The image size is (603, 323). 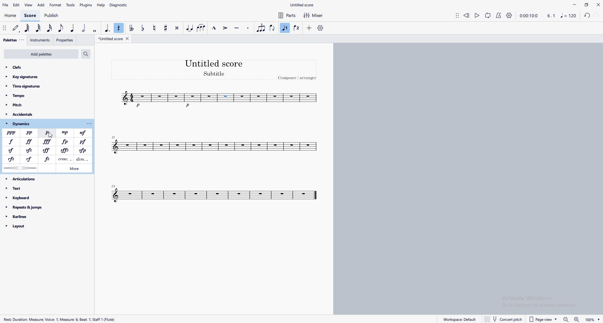 I want to click on quarter note, so click(x=73, y=28).